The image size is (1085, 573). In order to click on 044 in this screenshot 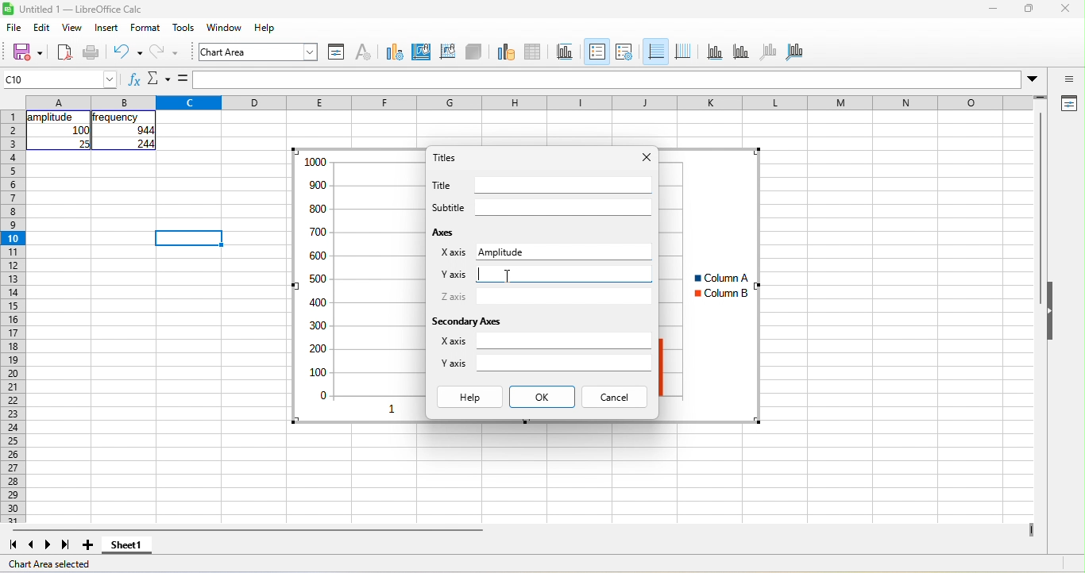, I will do `click(145, 130)`.